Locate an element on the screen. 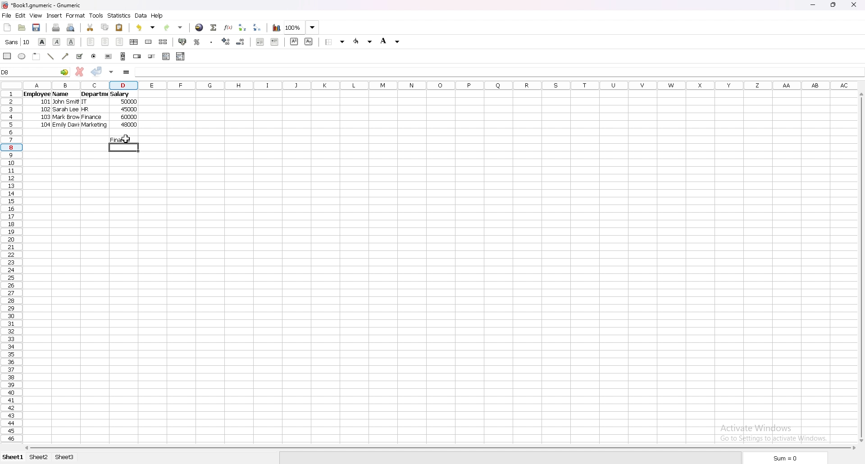  sheet 2 is located at coordinates (40, 458).